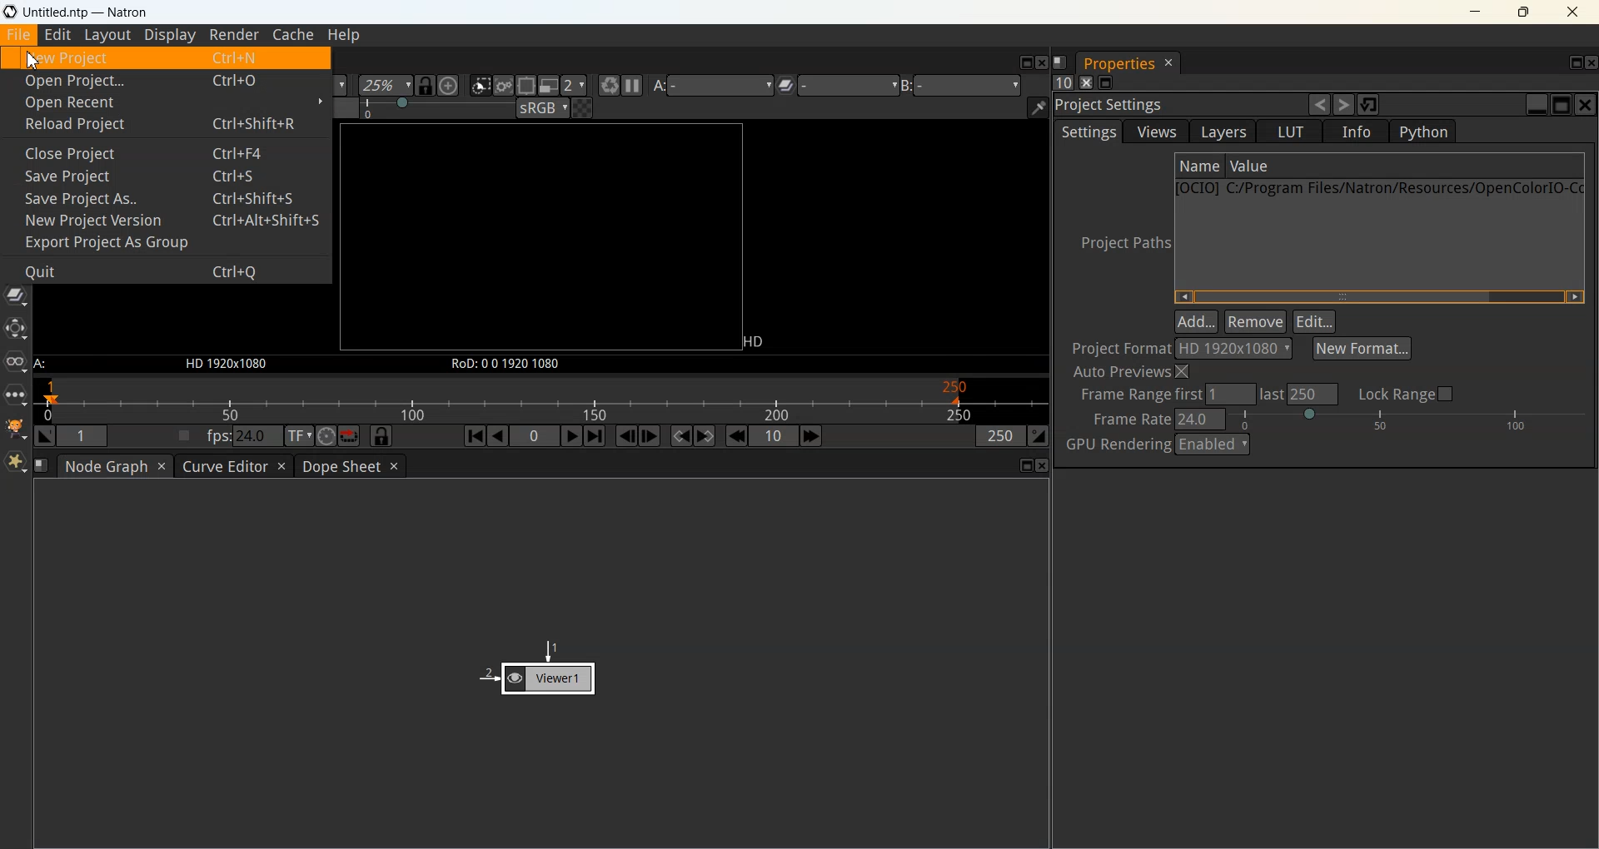 This screenshot has width=1599, height=849. What do you see at coordinates (475, 435) in the screenshot?
I see `First frame` at bounding box center [475, 435].